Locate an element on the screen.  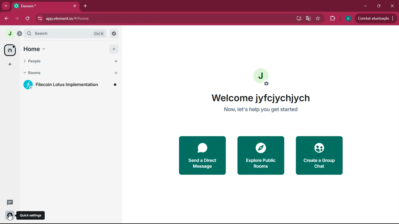
maximize is located at coordinates (378, 6).